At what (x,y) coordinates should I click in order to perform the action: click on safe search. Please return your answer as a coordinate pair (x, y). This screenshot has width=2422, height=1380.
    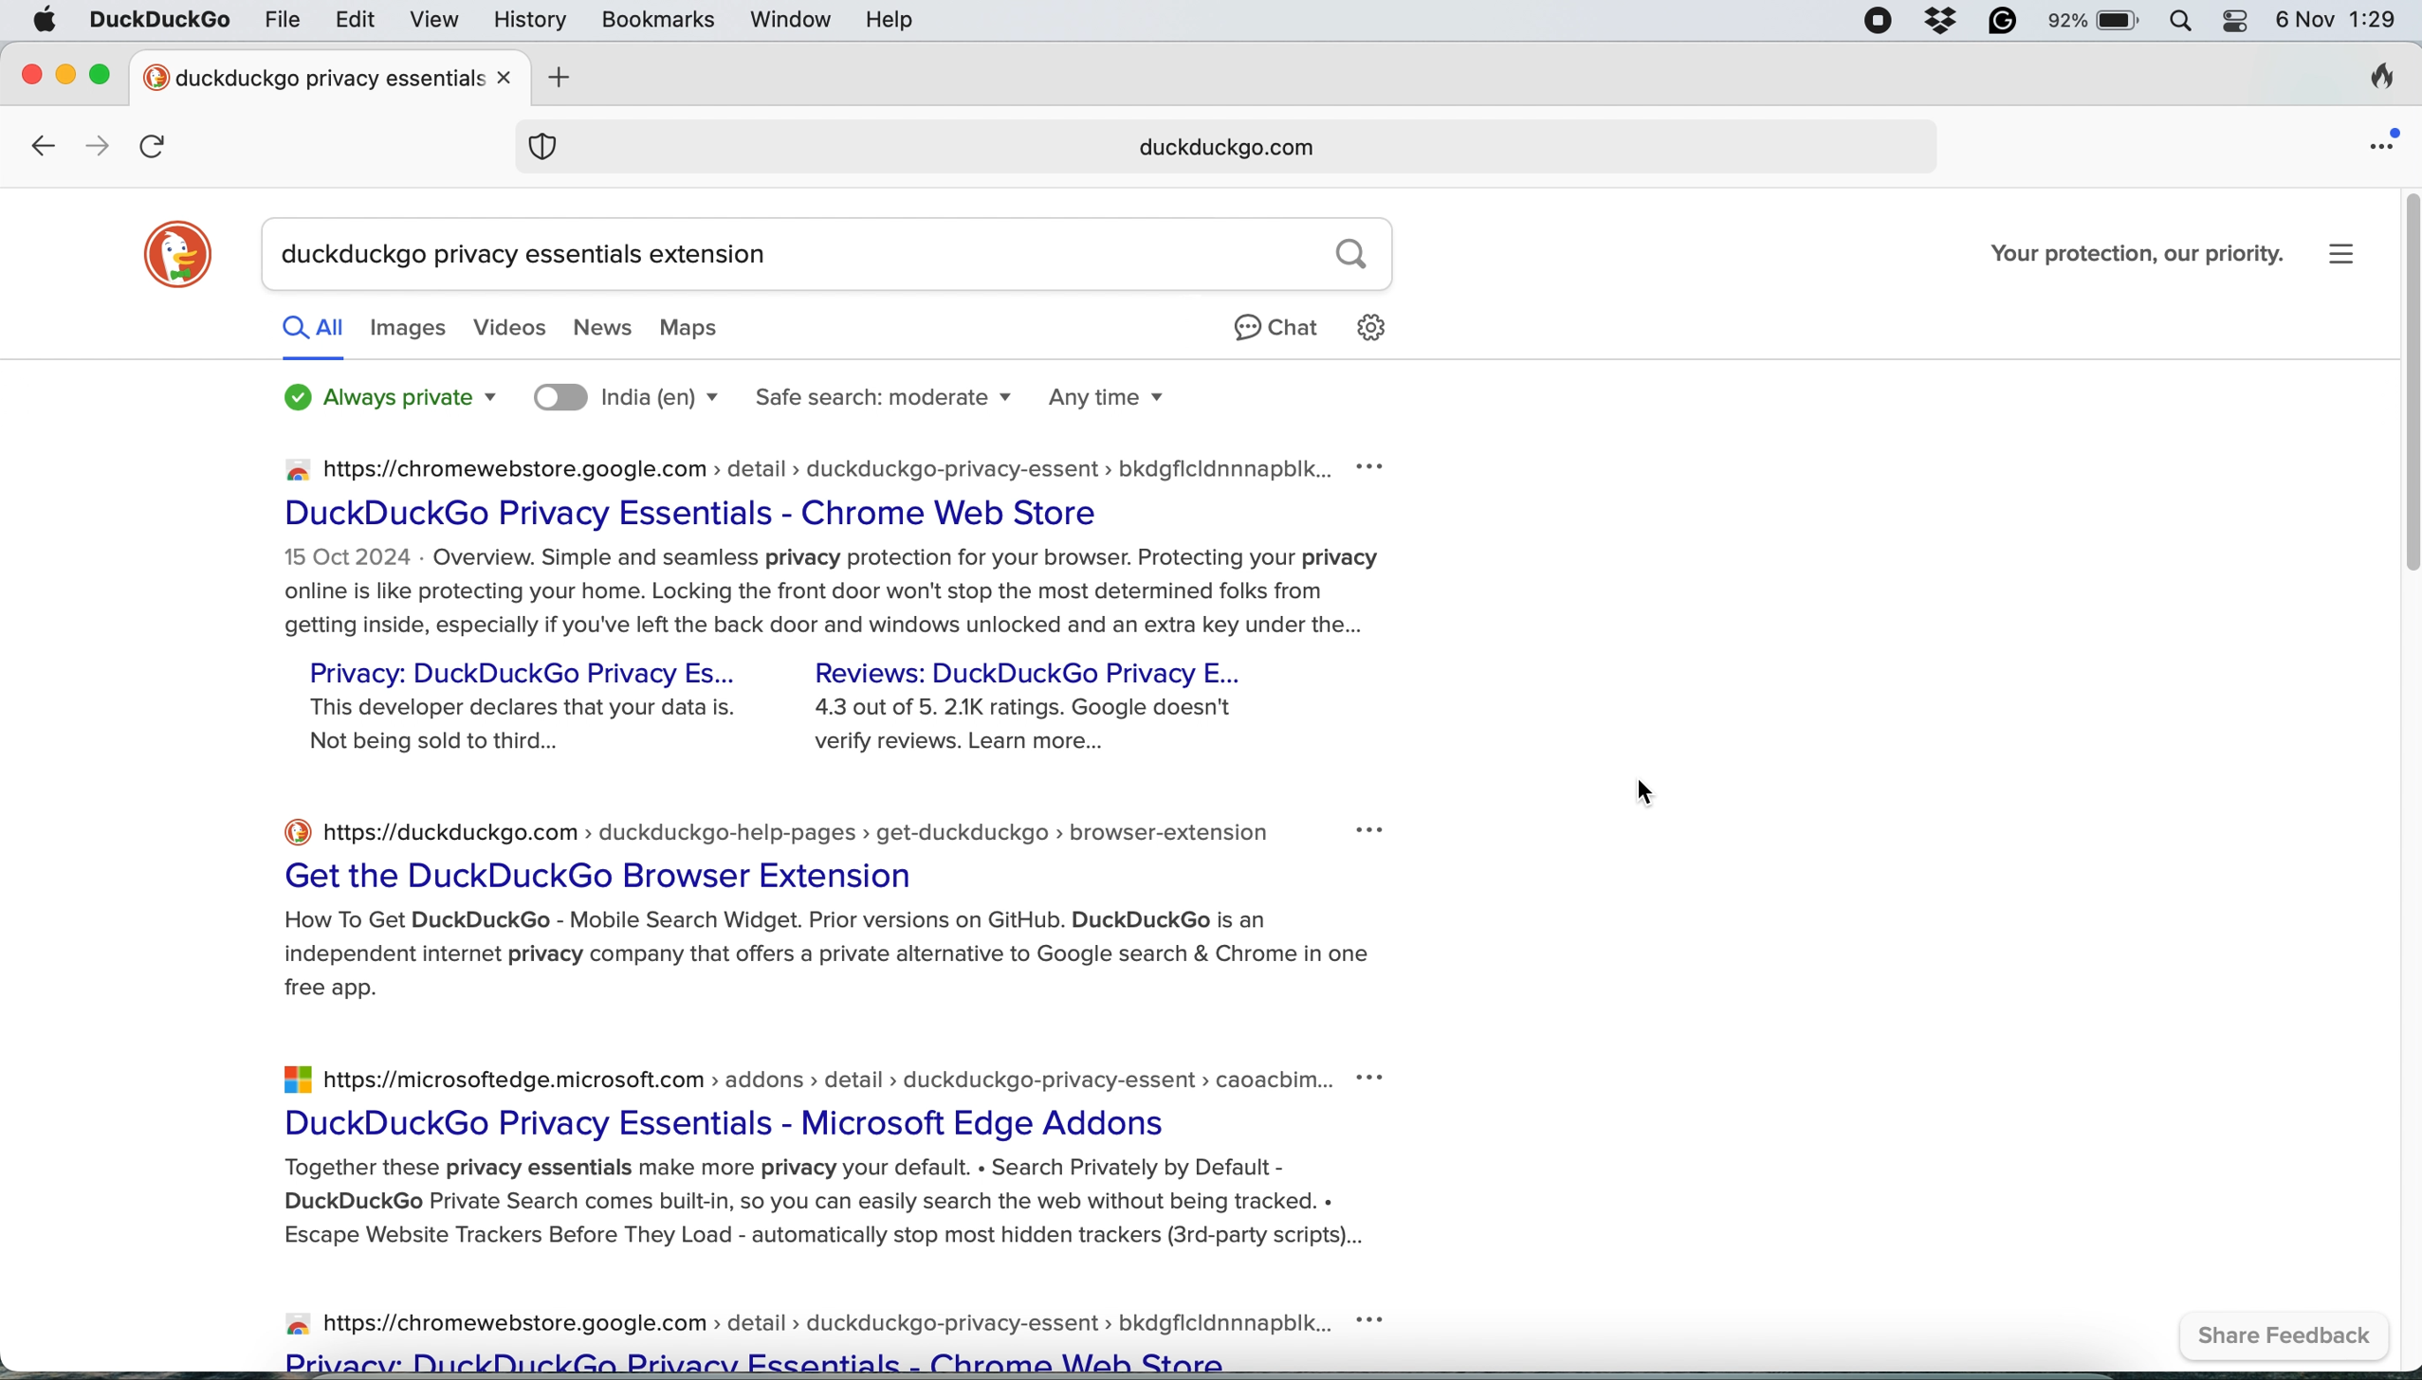
    Looking at the image, I should click on (883, 398).